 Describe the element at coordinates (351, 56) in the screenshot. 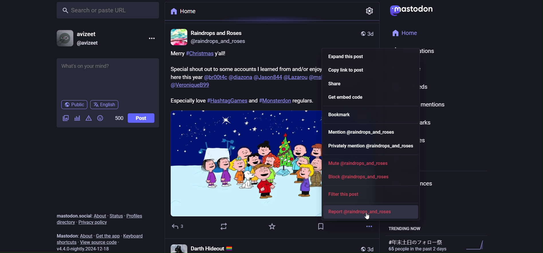

I see `expand this post` at that location.